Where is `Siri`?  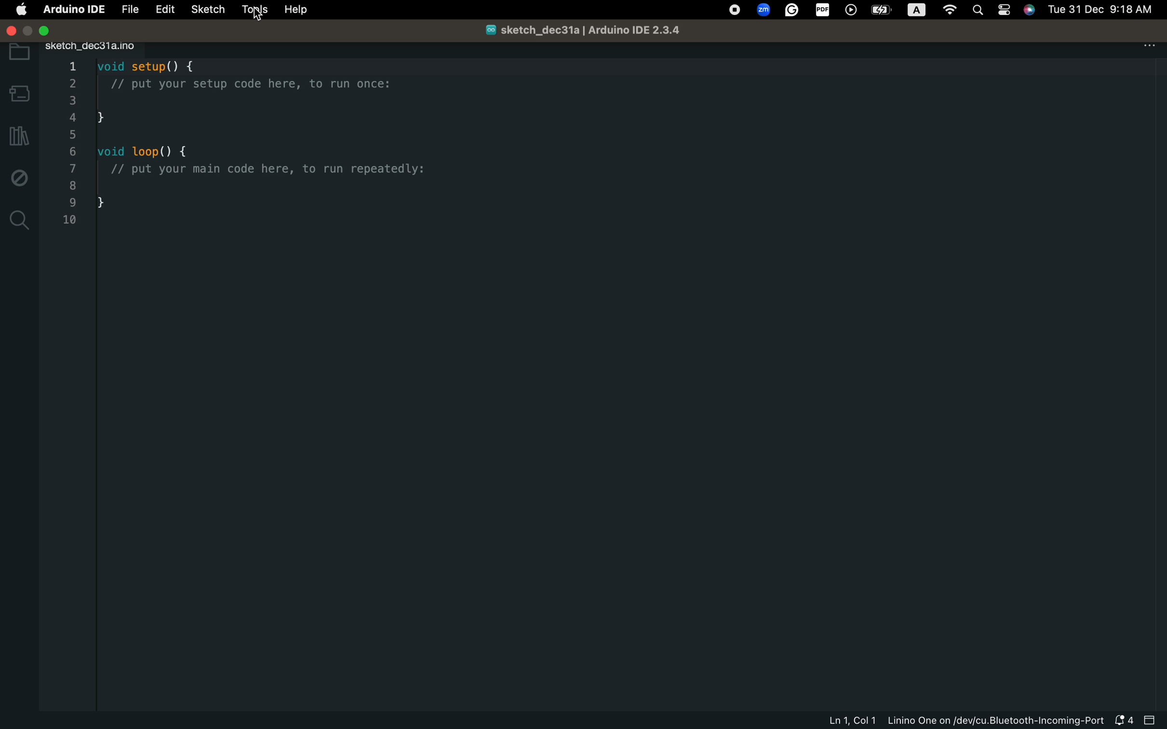
Siri is located at coordinates (1031, 9).